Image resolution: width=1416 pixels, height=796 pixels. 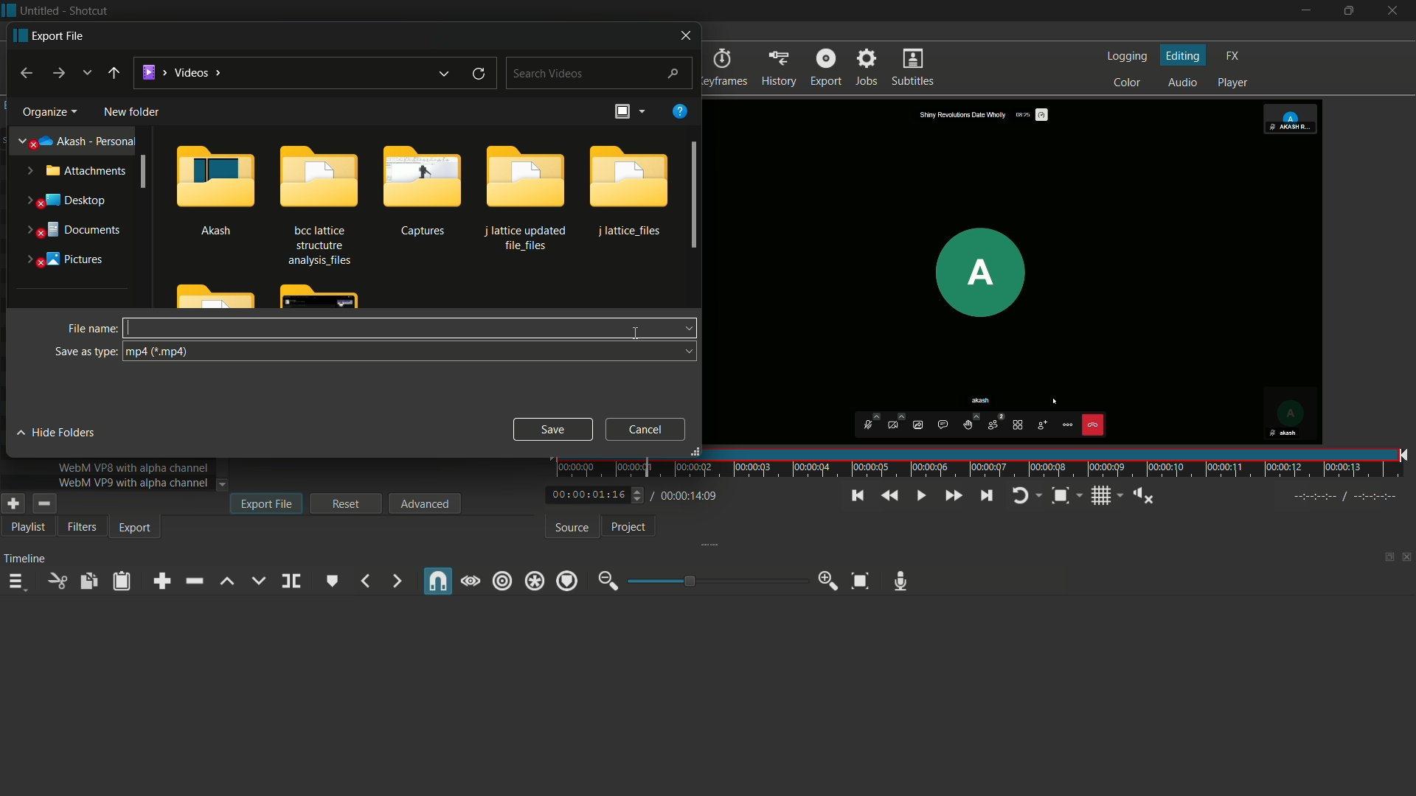 I want to click on file name, so click(x=90, y=329).